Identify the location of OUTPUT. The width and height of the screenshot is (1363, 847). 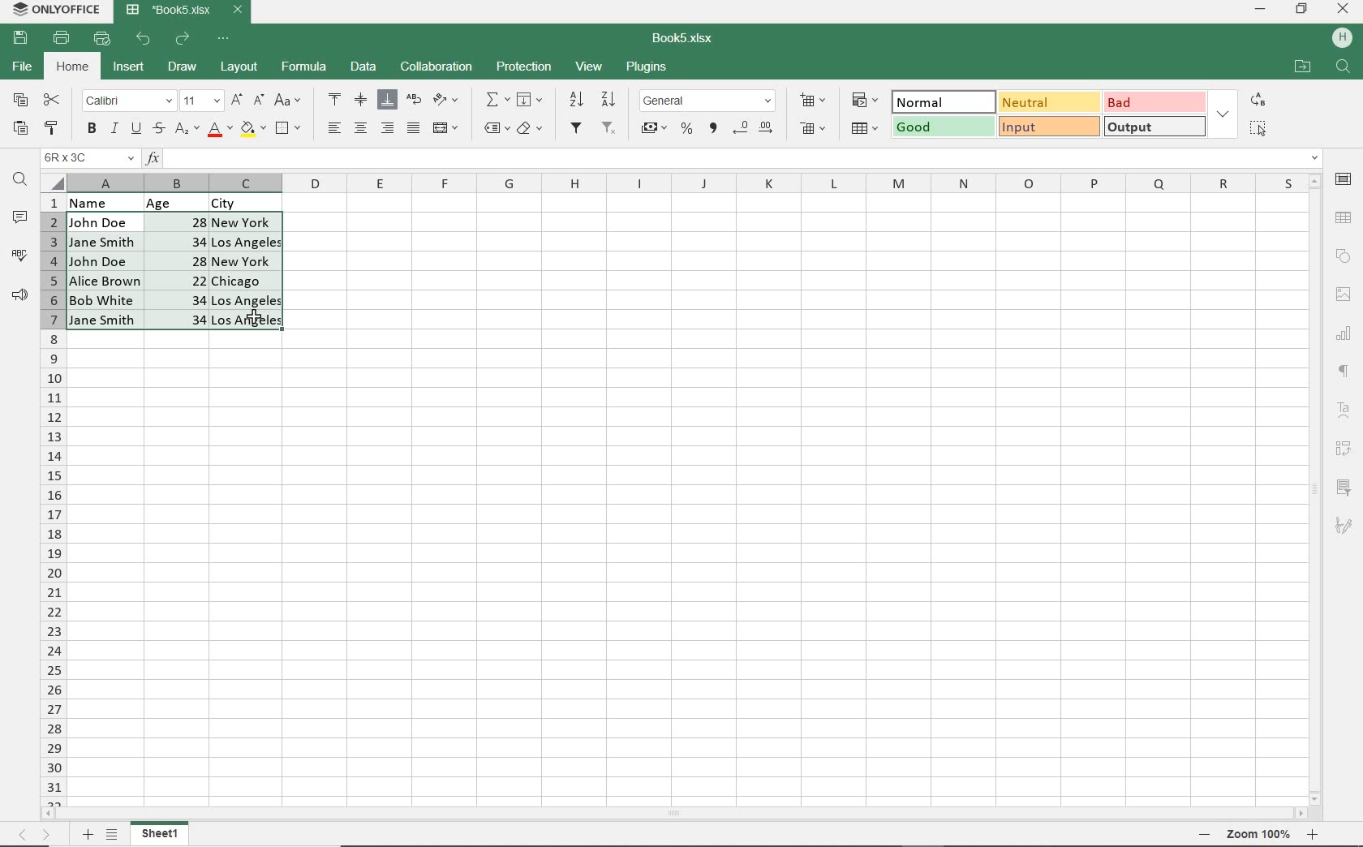
(1154, 126).